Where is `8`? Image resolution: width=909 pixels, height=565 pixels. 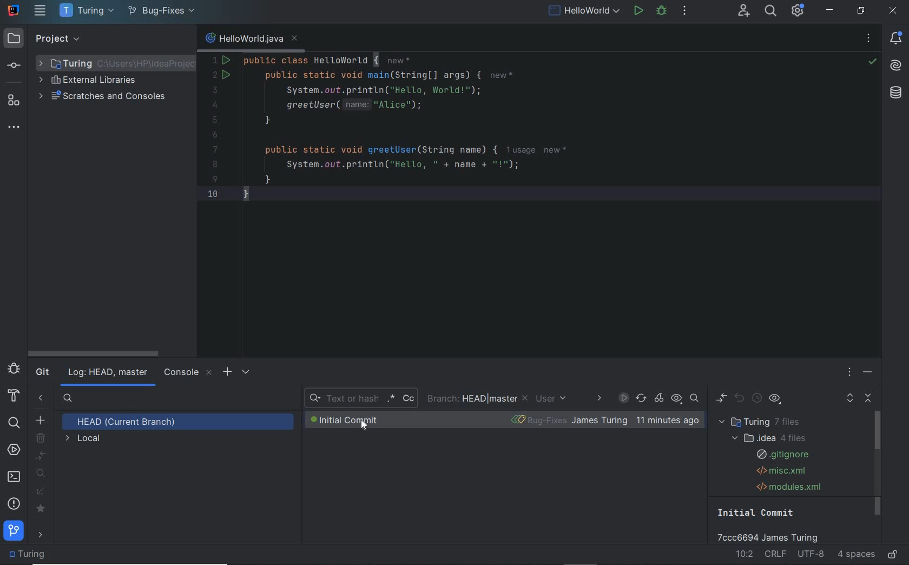
8 is located at coordinates (215, 165).